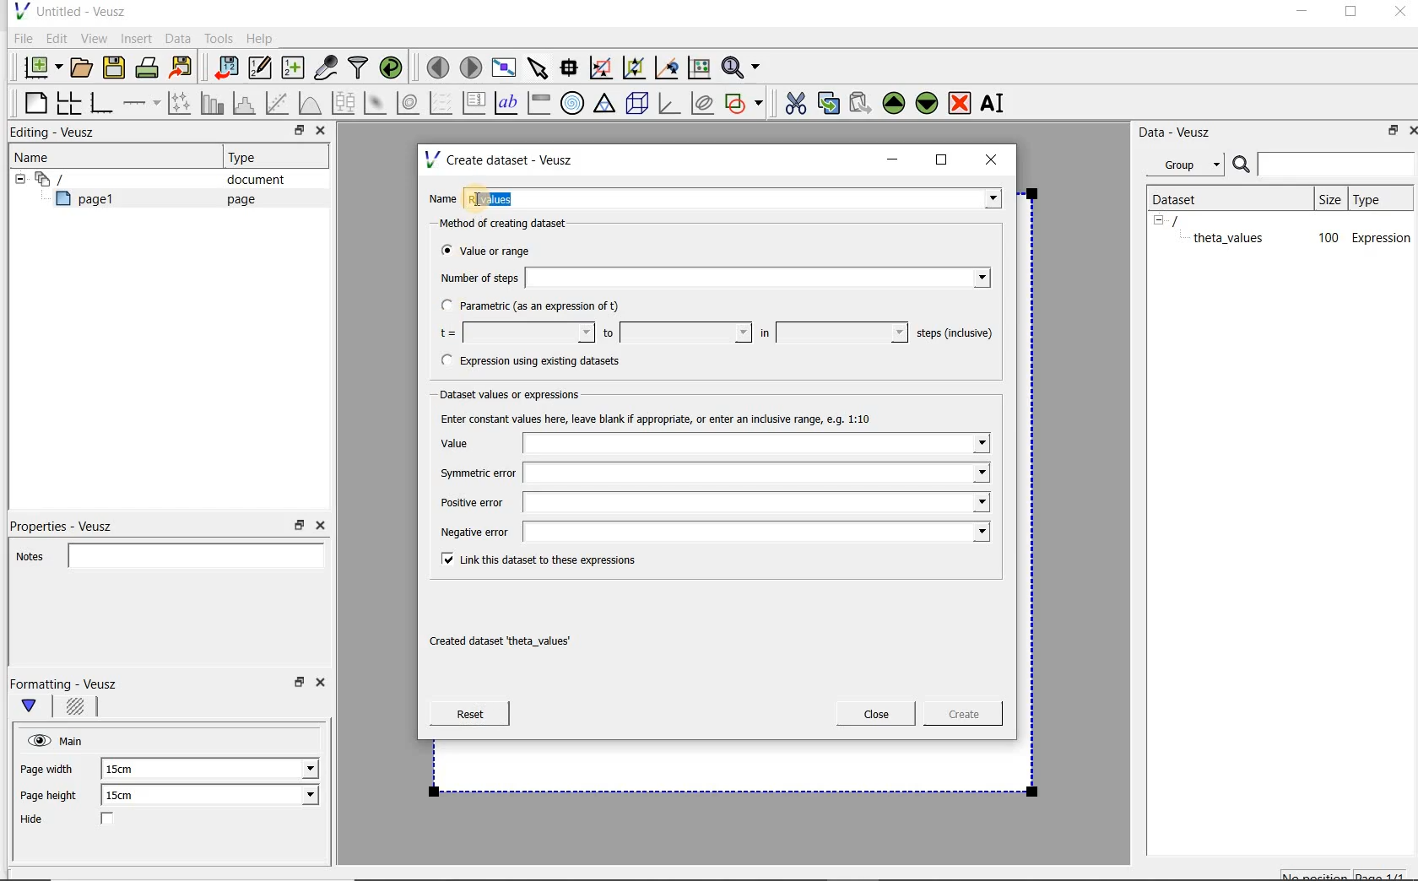 The height and width of the screenshot is (881, 1418). I want to click on Number of steps, so click(710, 278).